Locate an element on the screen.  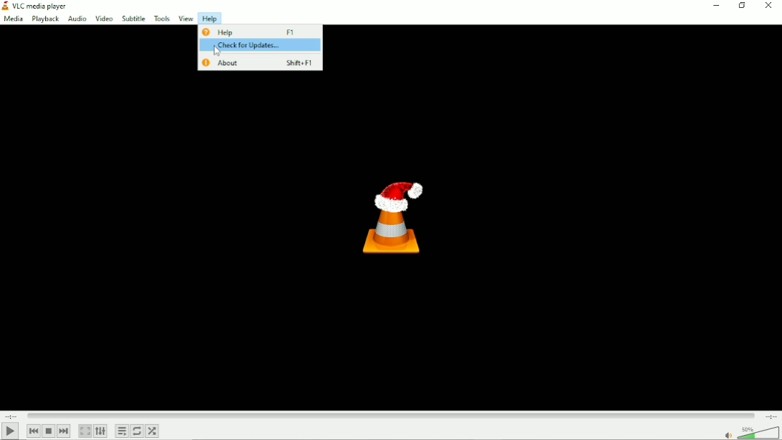
VLC media player is located at coordinates (42, 6).